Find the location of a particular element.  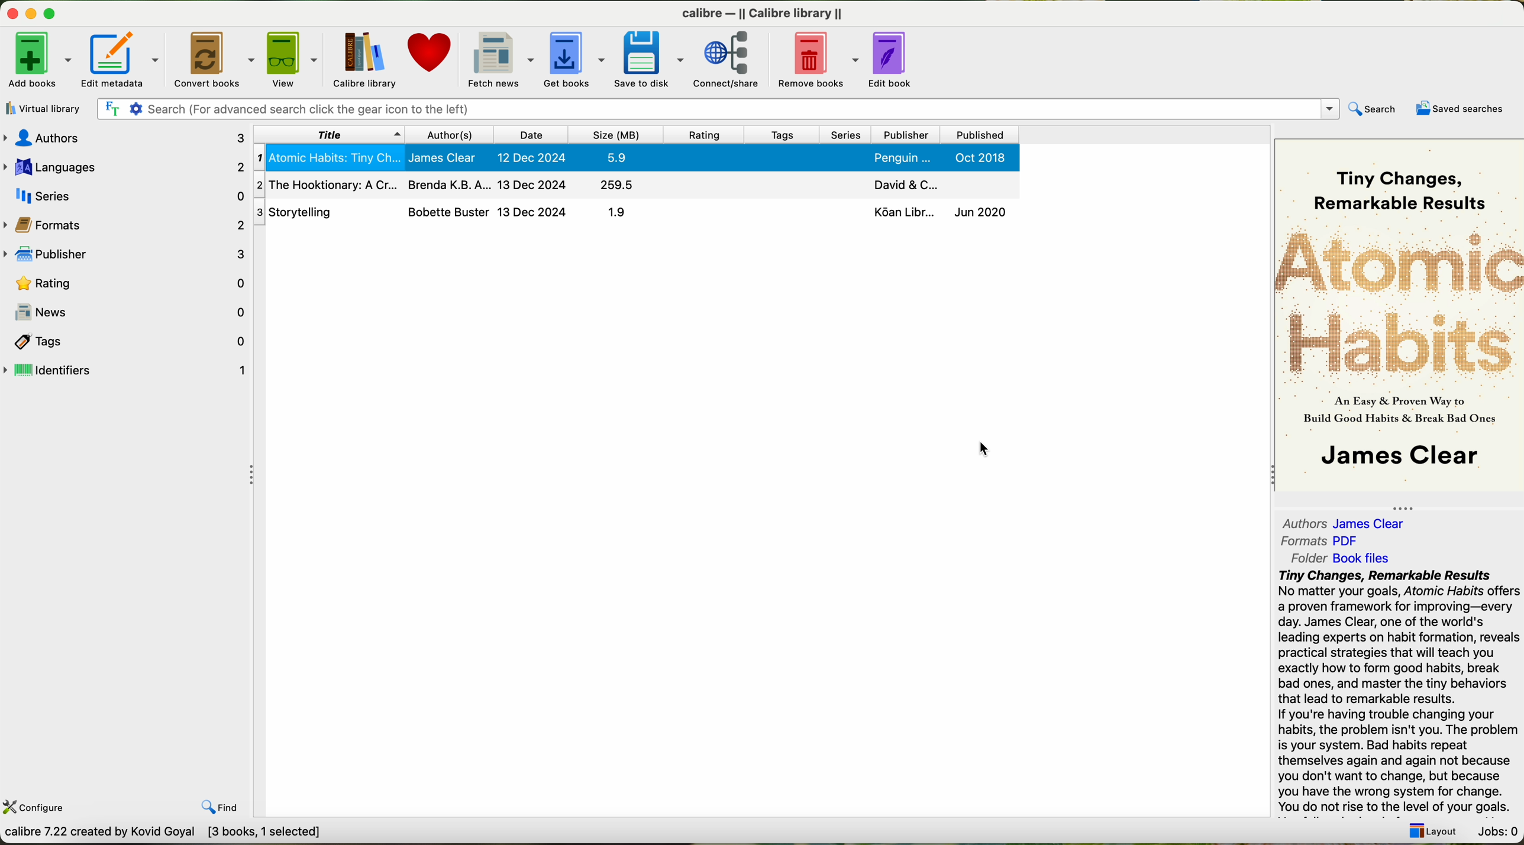

Ko6an Libr... Jun 2020 is located at coordinates (937, 214).